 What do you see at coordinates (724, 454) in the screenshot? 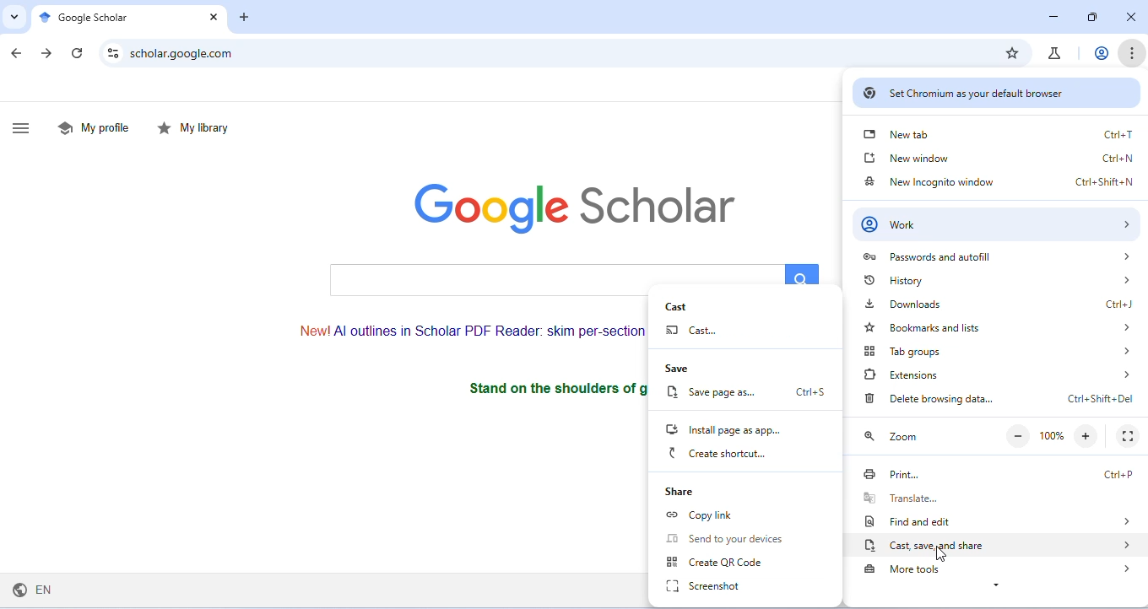
I see `create shortcut` at bounding box center [724, 454].